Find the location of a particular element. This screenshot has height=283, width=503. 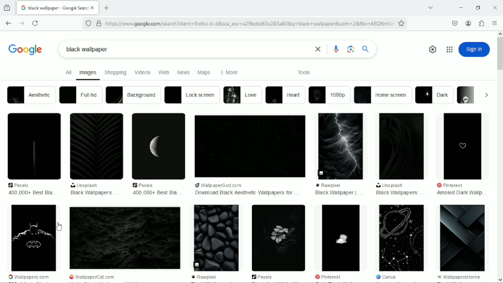

pexels is located at coordinates (263, 277).